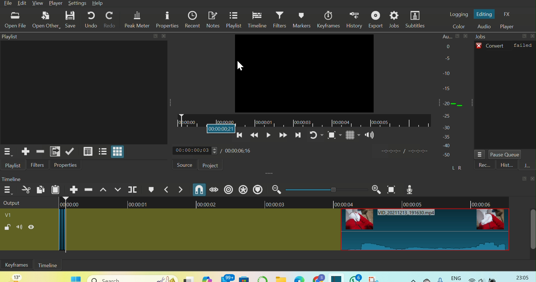 The width and height of the screenshot is (536, 282). What do you see at coordinates (88, 189) in the screenshot?
I see `Ripple` at bounding box center [88, 189].